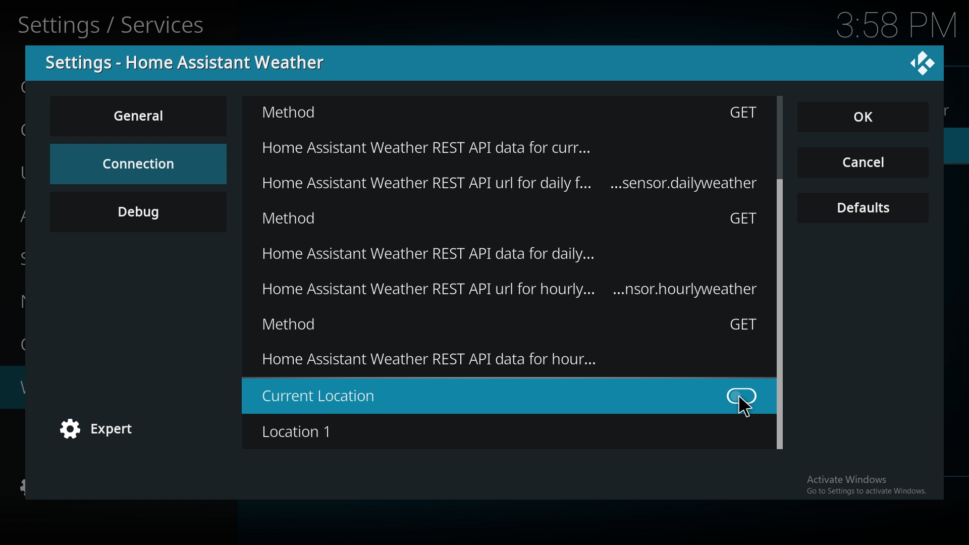 The height and width of the screenshot is (545, 969). I want to click on location, so click(503, 434).